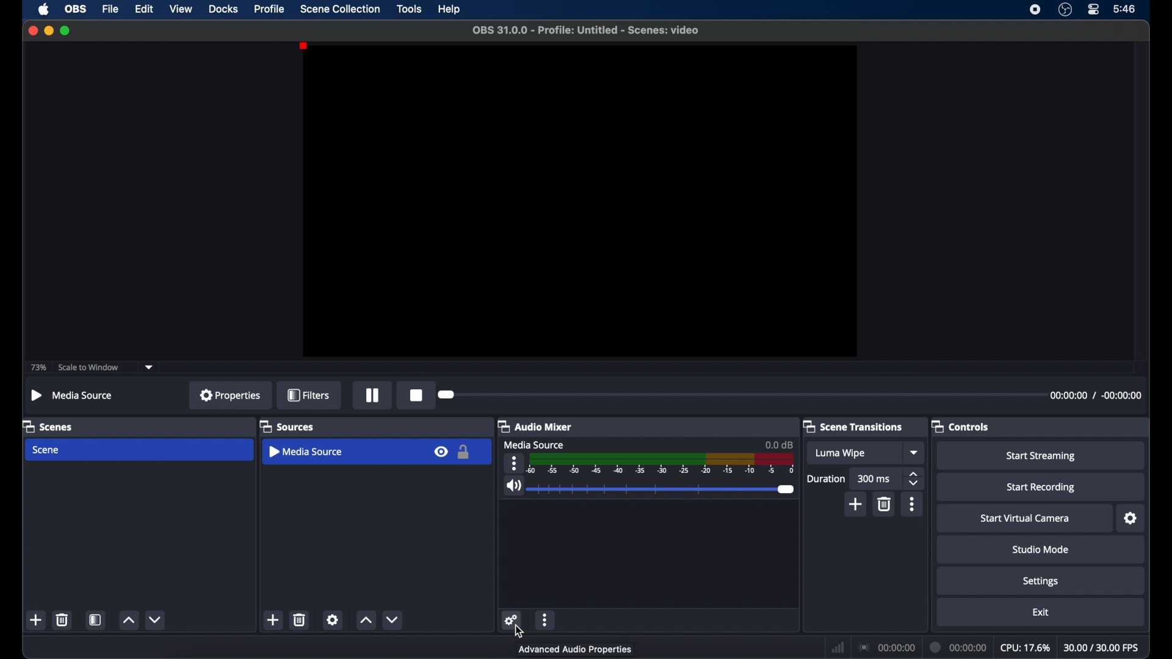  Describe the element at coordinates (38, 367) in the screenshot. I see `73%` at that location.